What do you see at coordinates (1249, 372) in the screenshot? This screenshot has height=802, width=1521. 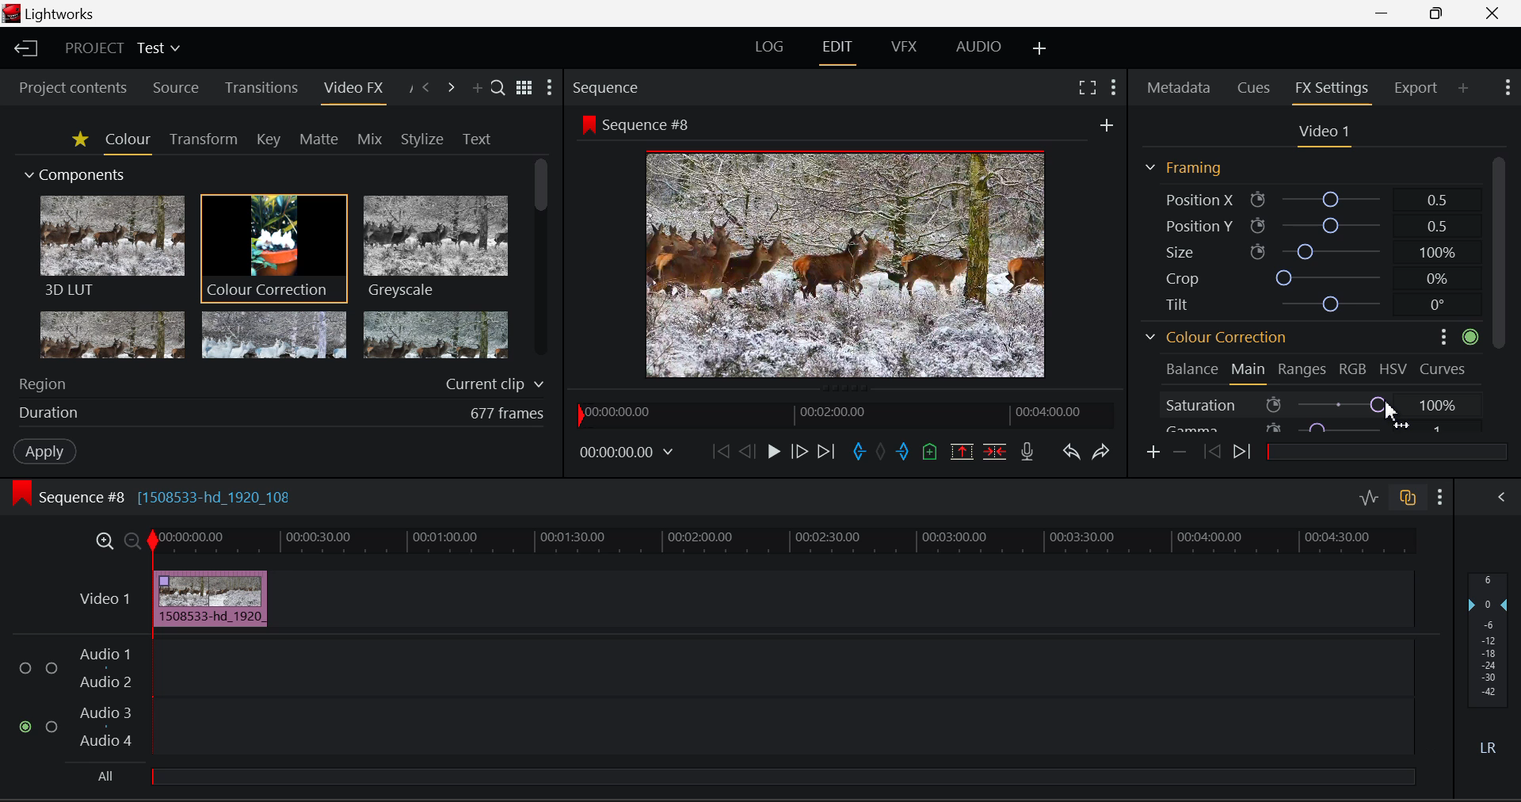 I see `Main Tab Open` at bounding box center [1249, 372].